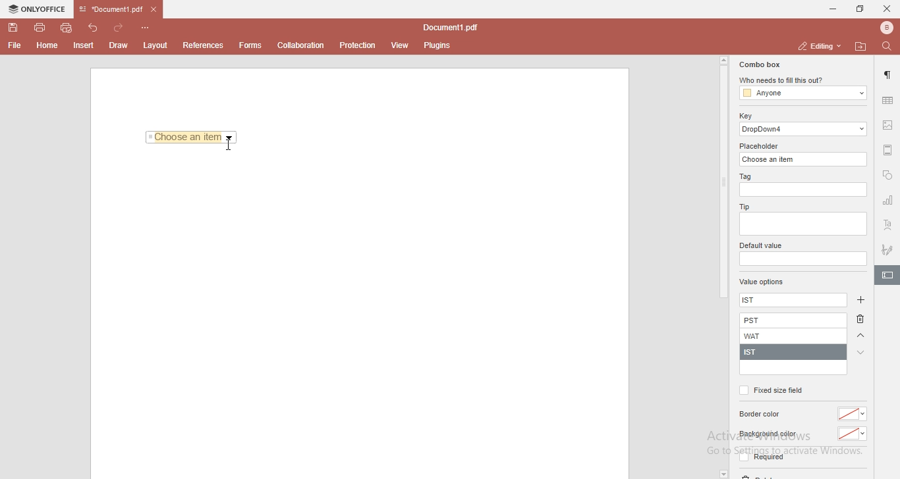 This screenshot has width=900, height=479. I want to click on restore, so click(859, 9).